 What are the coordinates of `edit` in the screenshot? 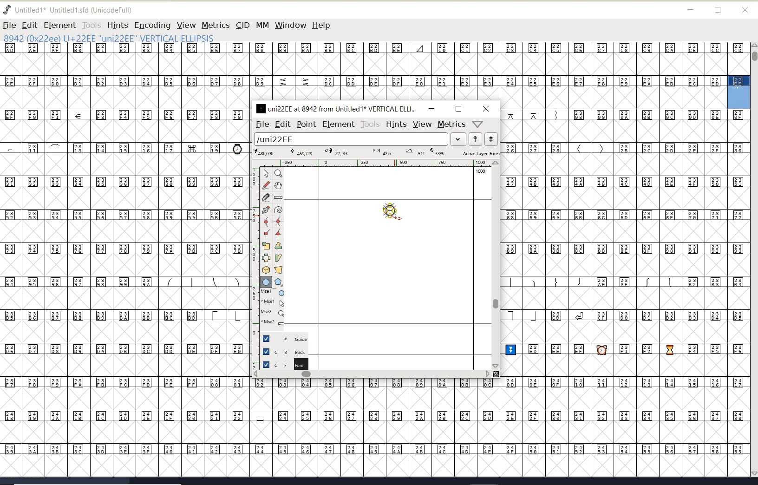 It's located at (282, 124).